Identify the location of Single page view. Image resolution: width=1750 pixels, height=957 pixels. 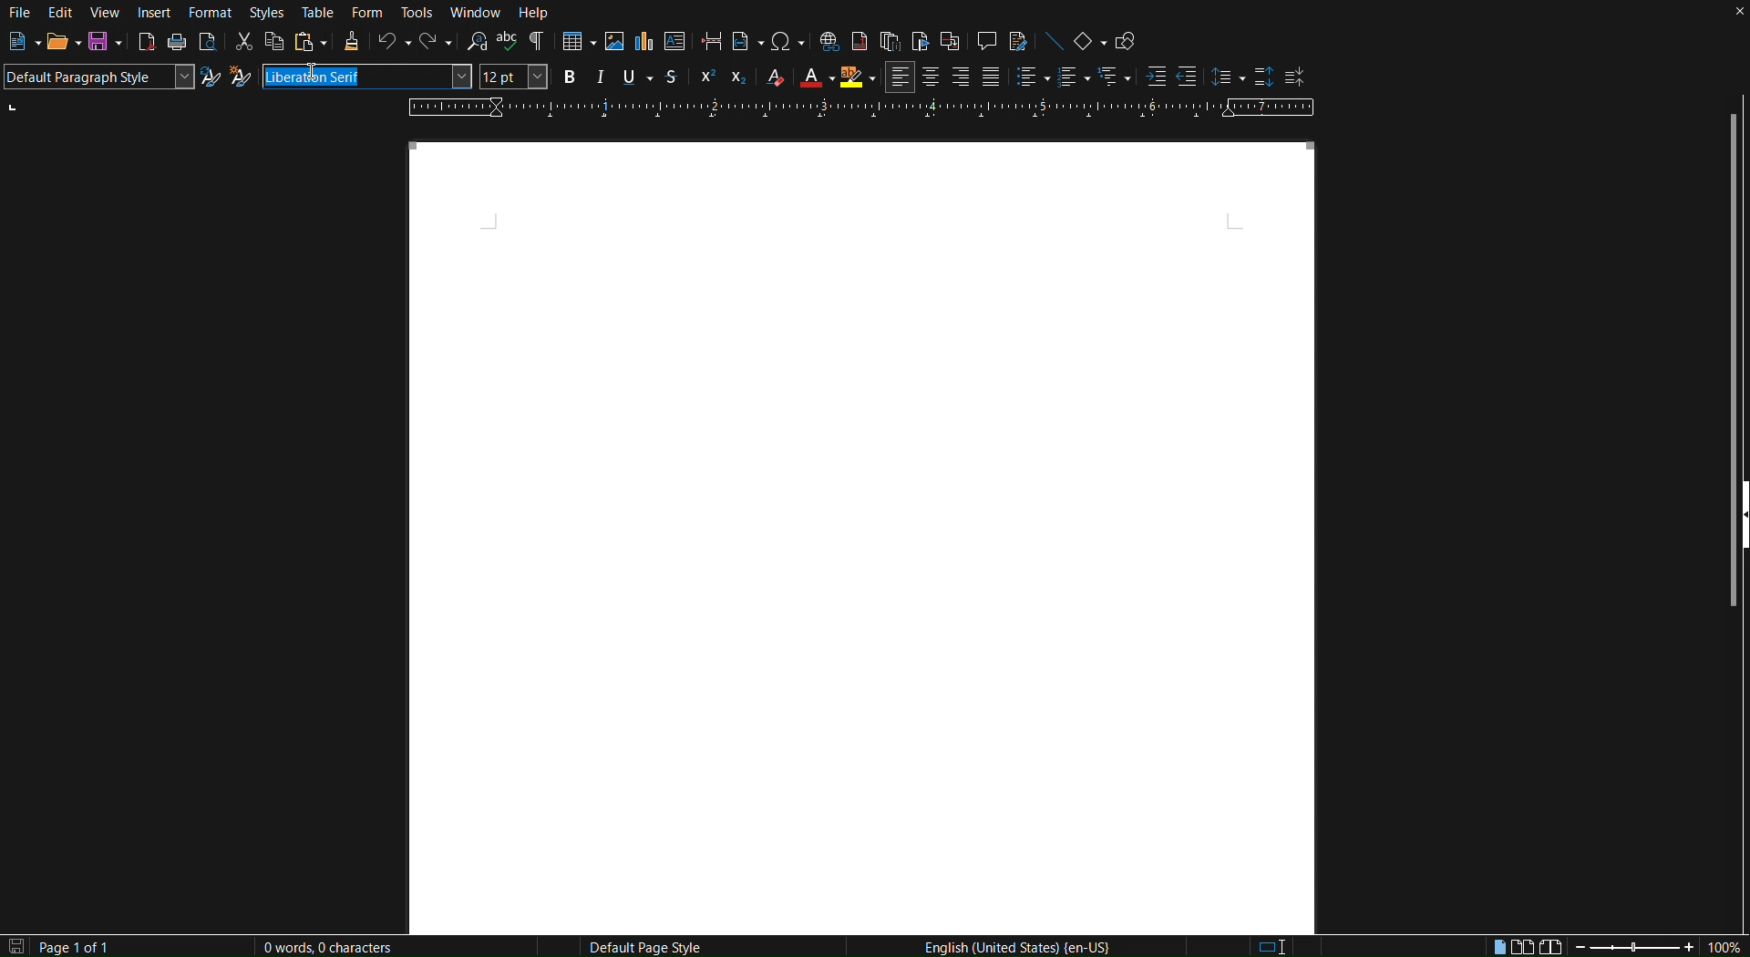
(1498, 944).